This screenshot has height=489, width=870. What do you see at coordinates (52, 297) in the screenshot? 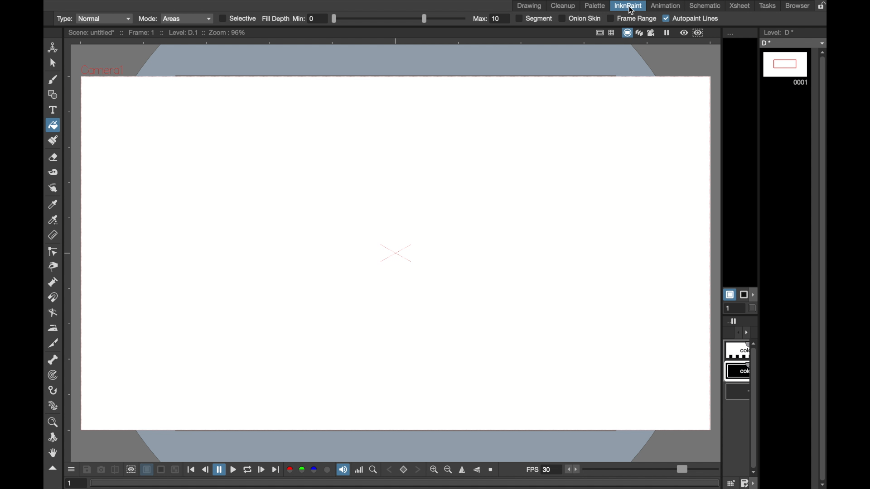
I see `magnet tool` at bounding box center [52, 297].